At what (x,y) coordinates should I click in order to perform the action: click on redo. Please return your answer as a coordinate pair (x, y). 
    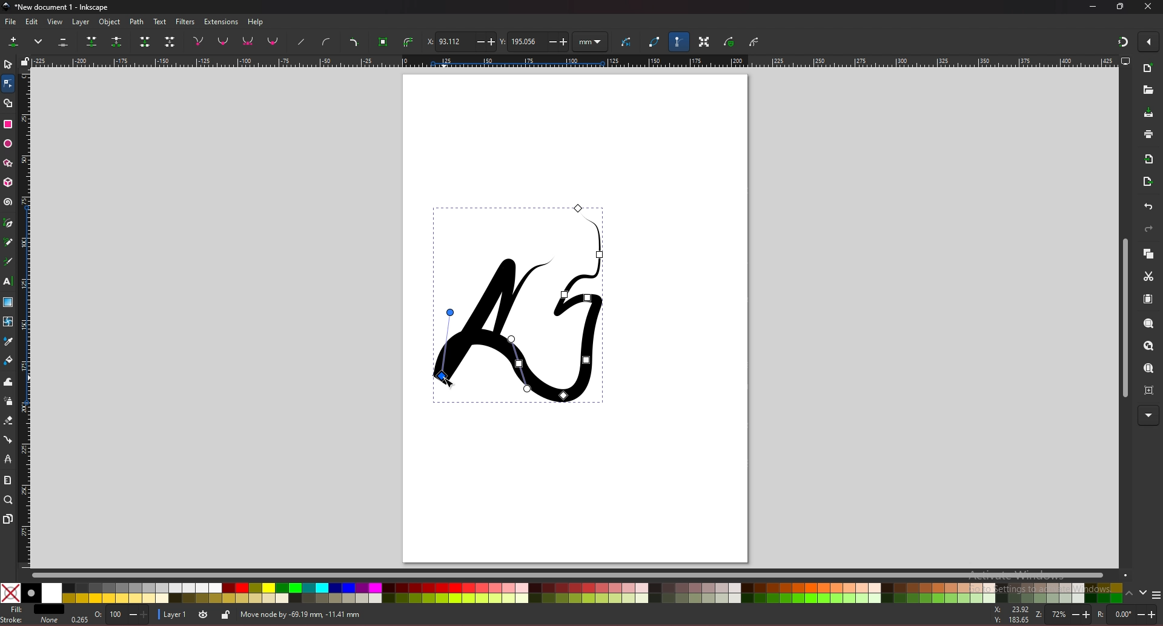
    Looking at the image, I should click on (1148, 229).